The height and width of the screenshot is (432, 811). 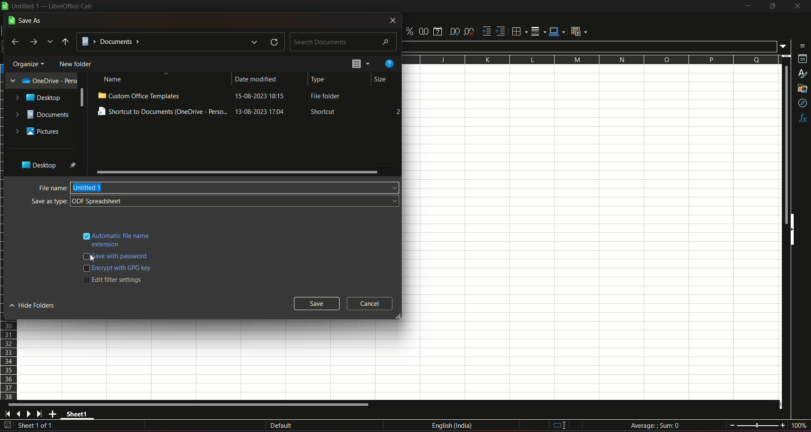 I want to click on vertical scroll bar, so click(x=784, y=146).